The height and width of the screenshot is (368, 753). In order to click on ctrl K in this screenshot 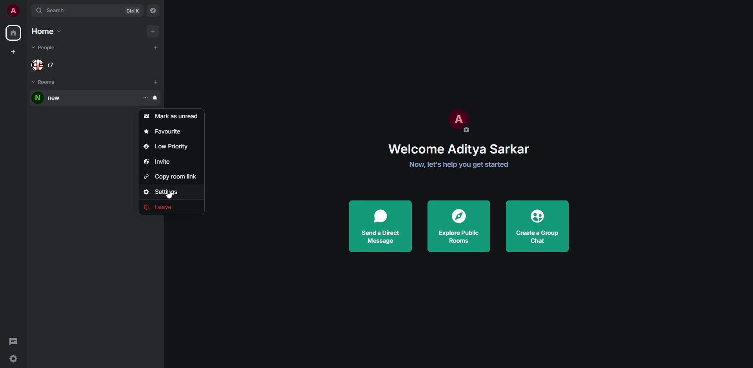, I will do `click(133, 11)`.